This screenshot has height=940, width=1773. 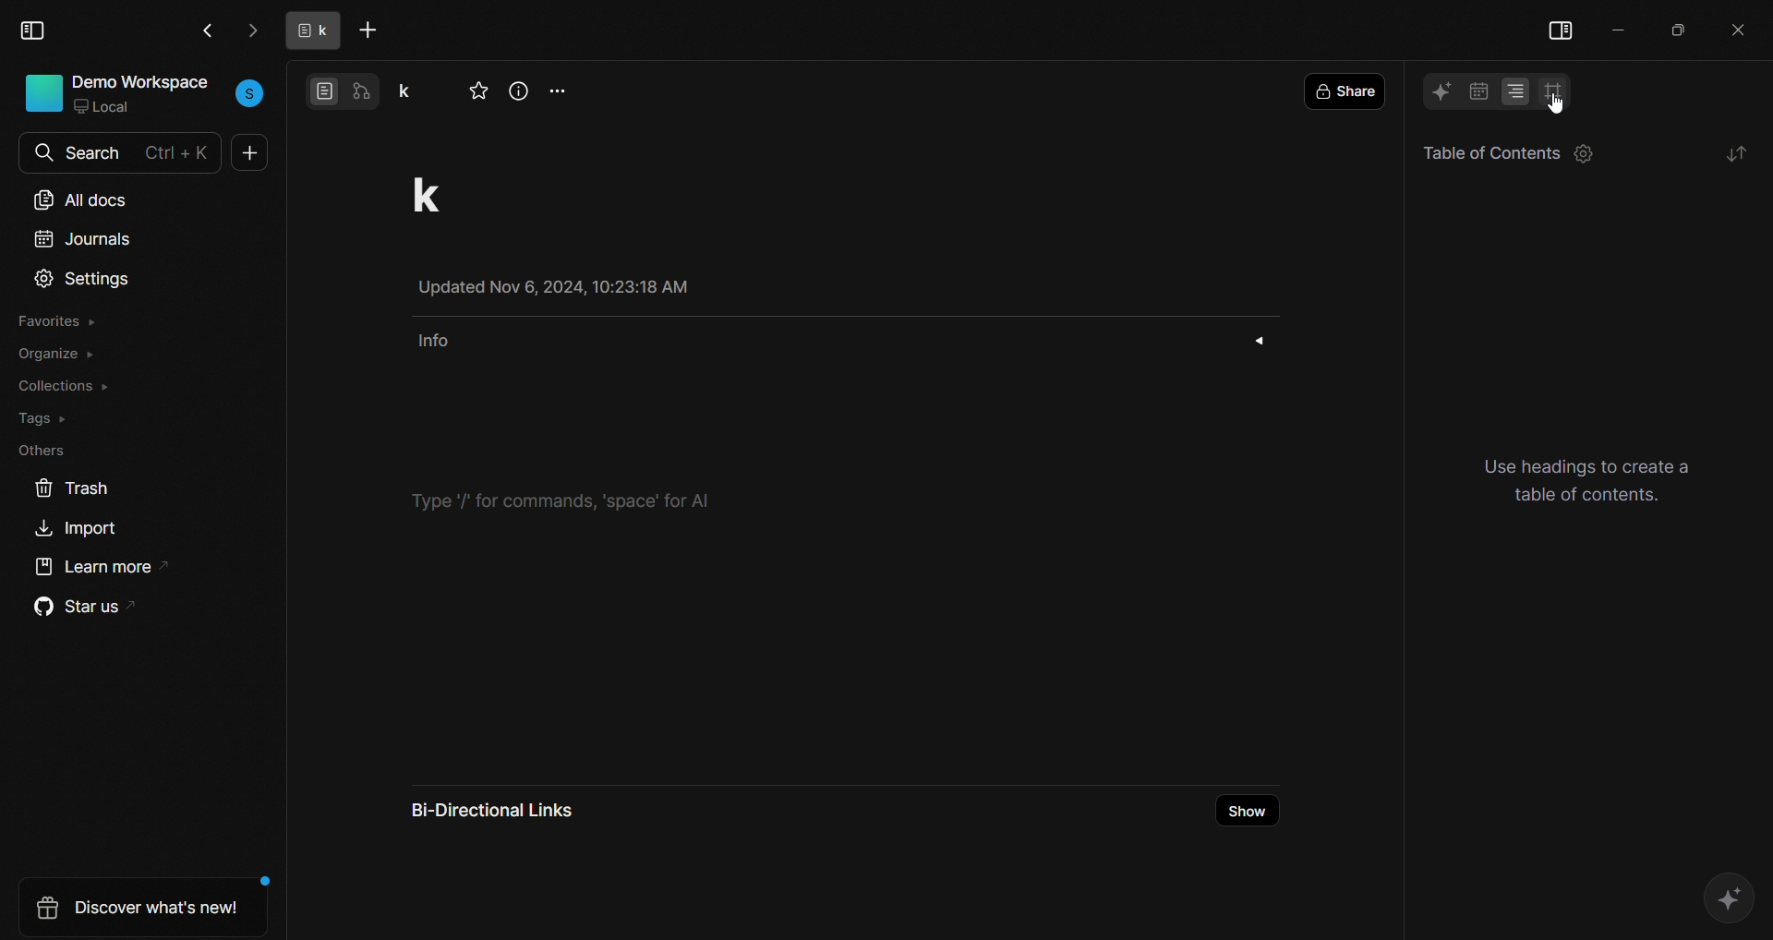 I want to click on search, so click(x=41, y=153).